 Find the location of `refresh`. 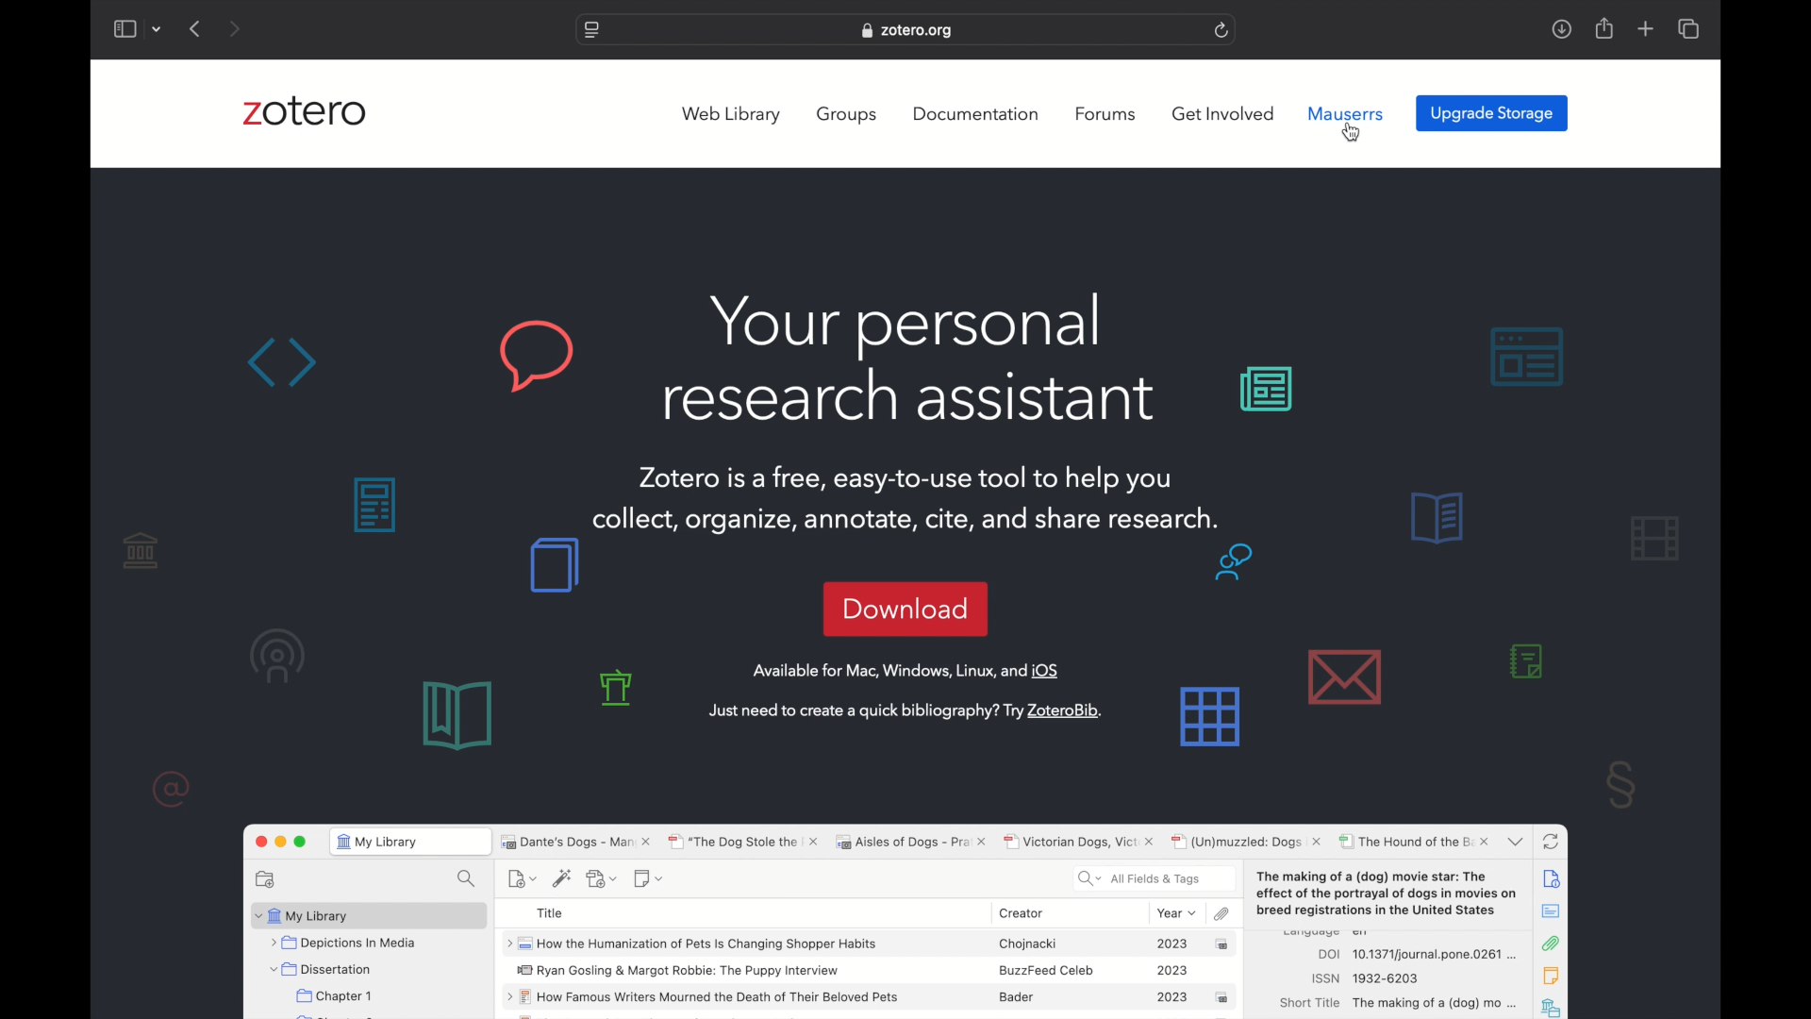

refresh is located at coordinates (1221, 31).